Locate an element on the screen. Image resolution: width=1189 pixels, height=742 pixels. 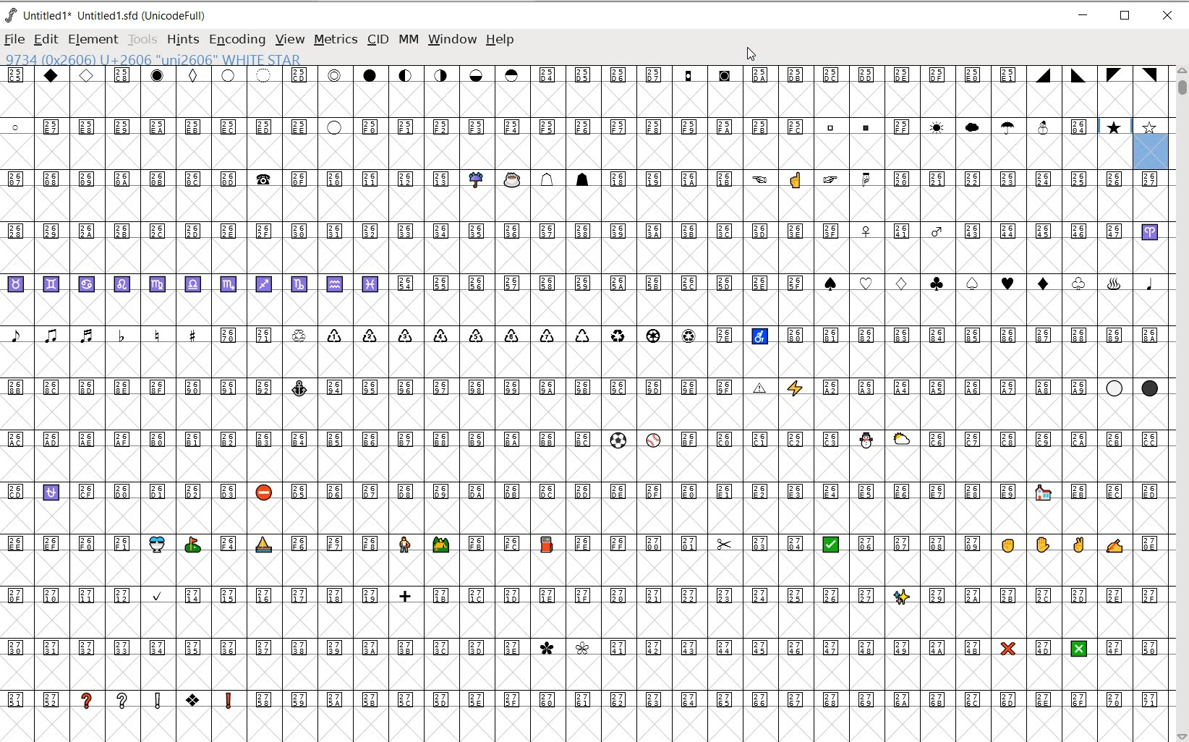
ELEMENT is located at coordinates (93, 39).